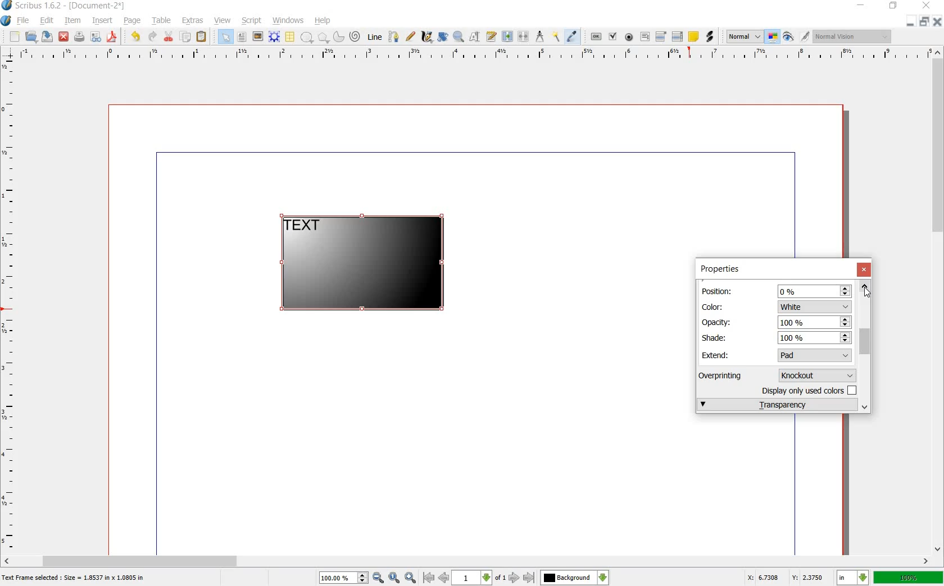  I want to click on table, so click(291, 37).